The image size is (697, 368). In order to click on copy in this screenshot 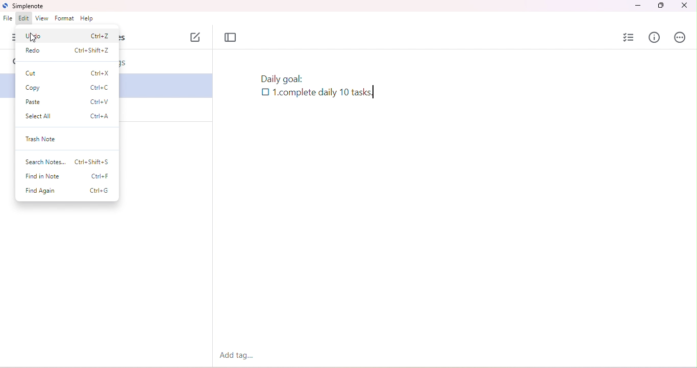, I will do `click(66, 88)`.